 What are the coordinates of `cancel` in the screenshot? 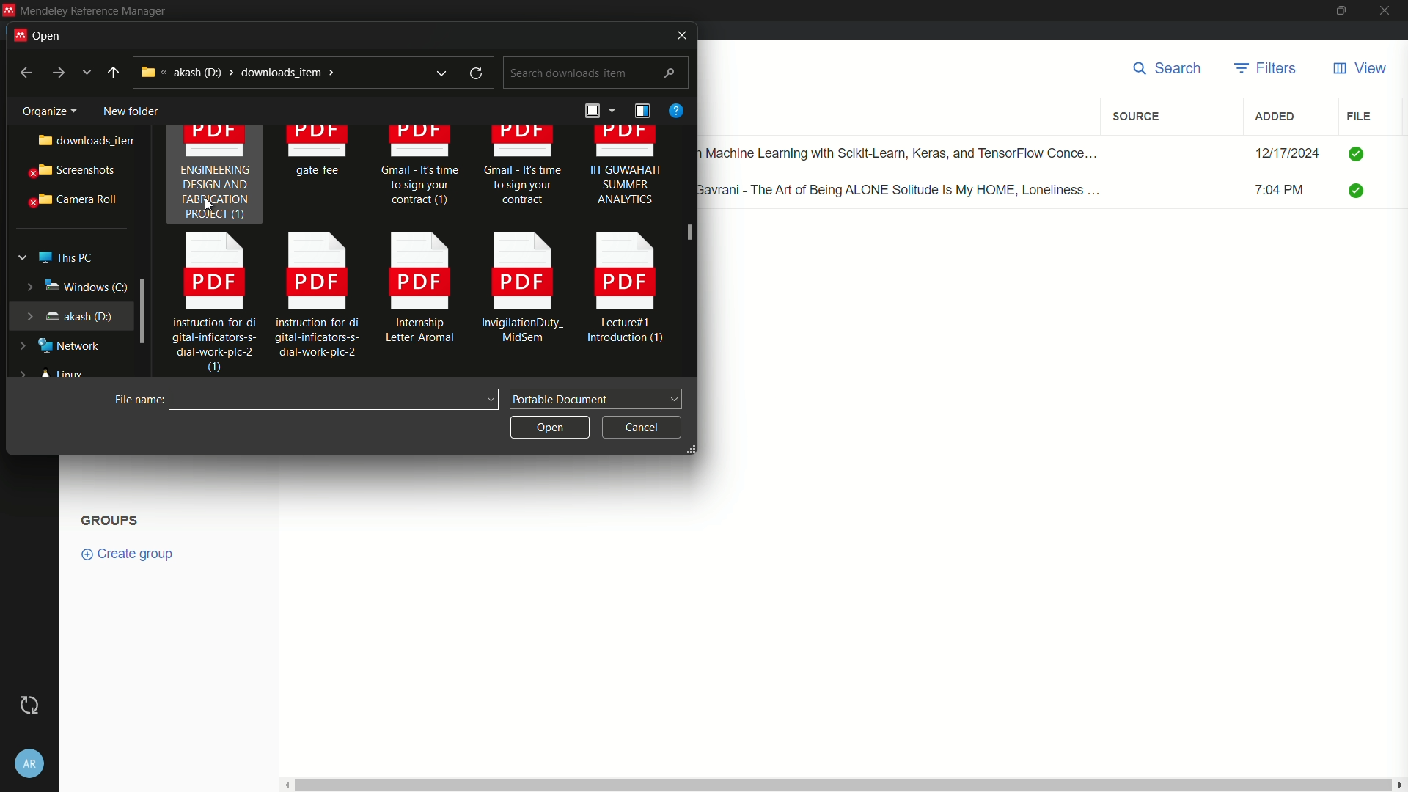 It's located at (642, 425).